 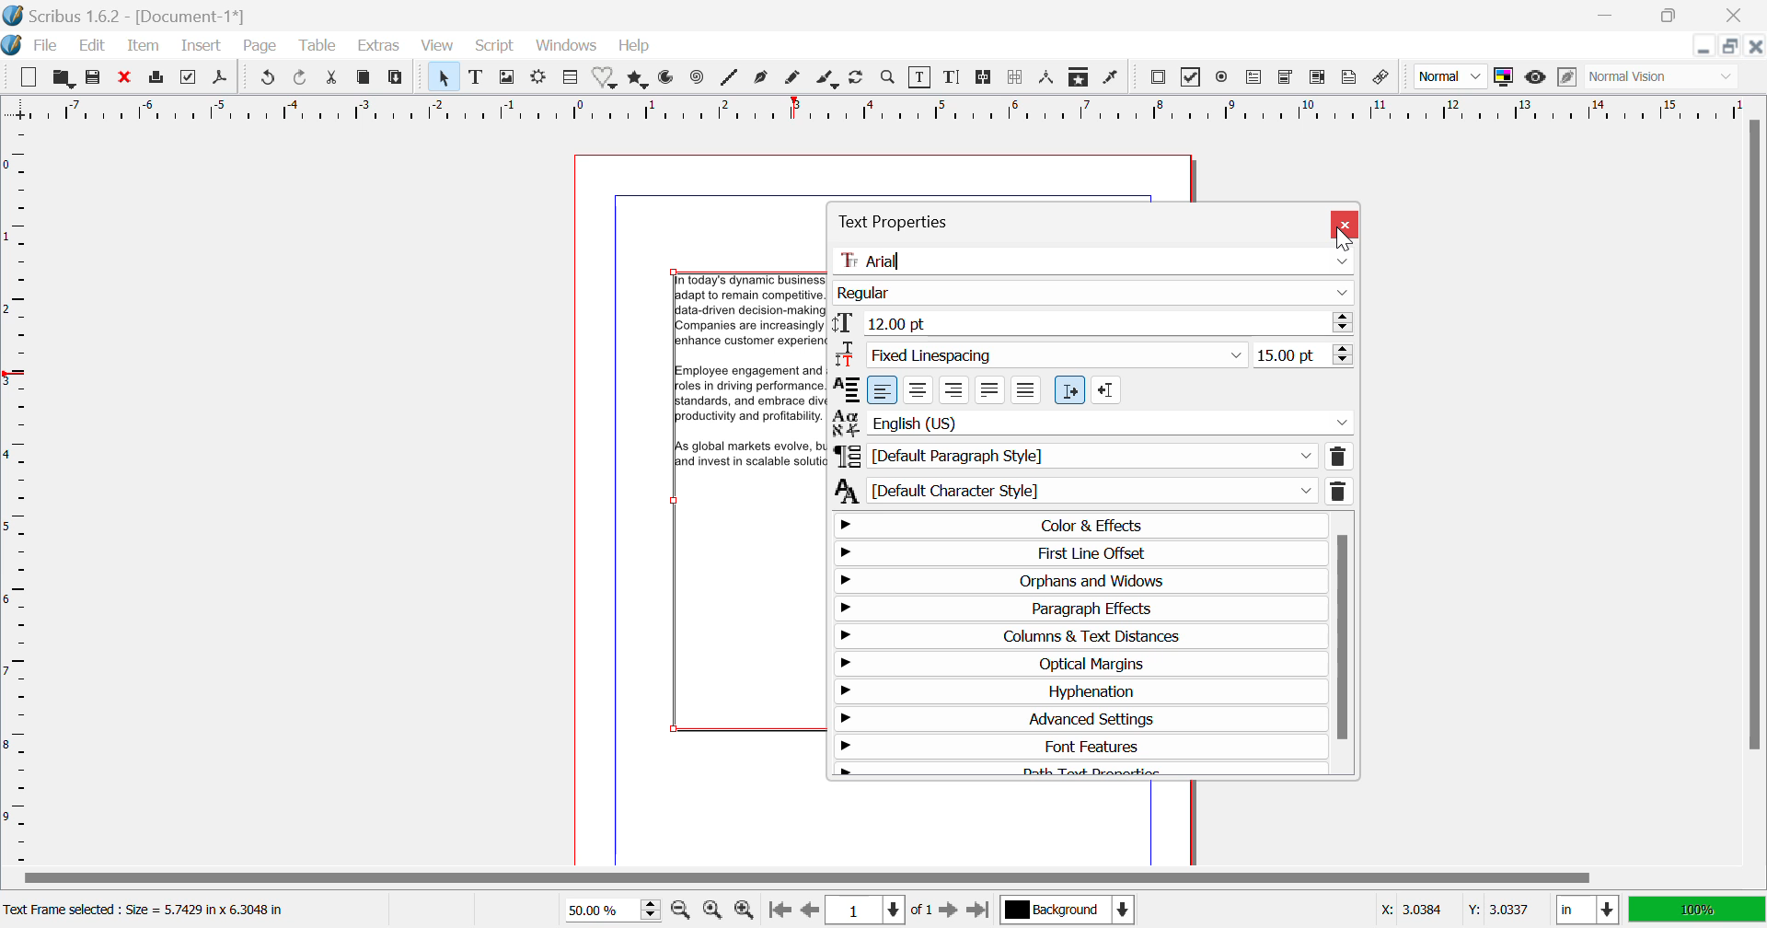 I want to click on Eyedropper, so click(x=1114, y=79).